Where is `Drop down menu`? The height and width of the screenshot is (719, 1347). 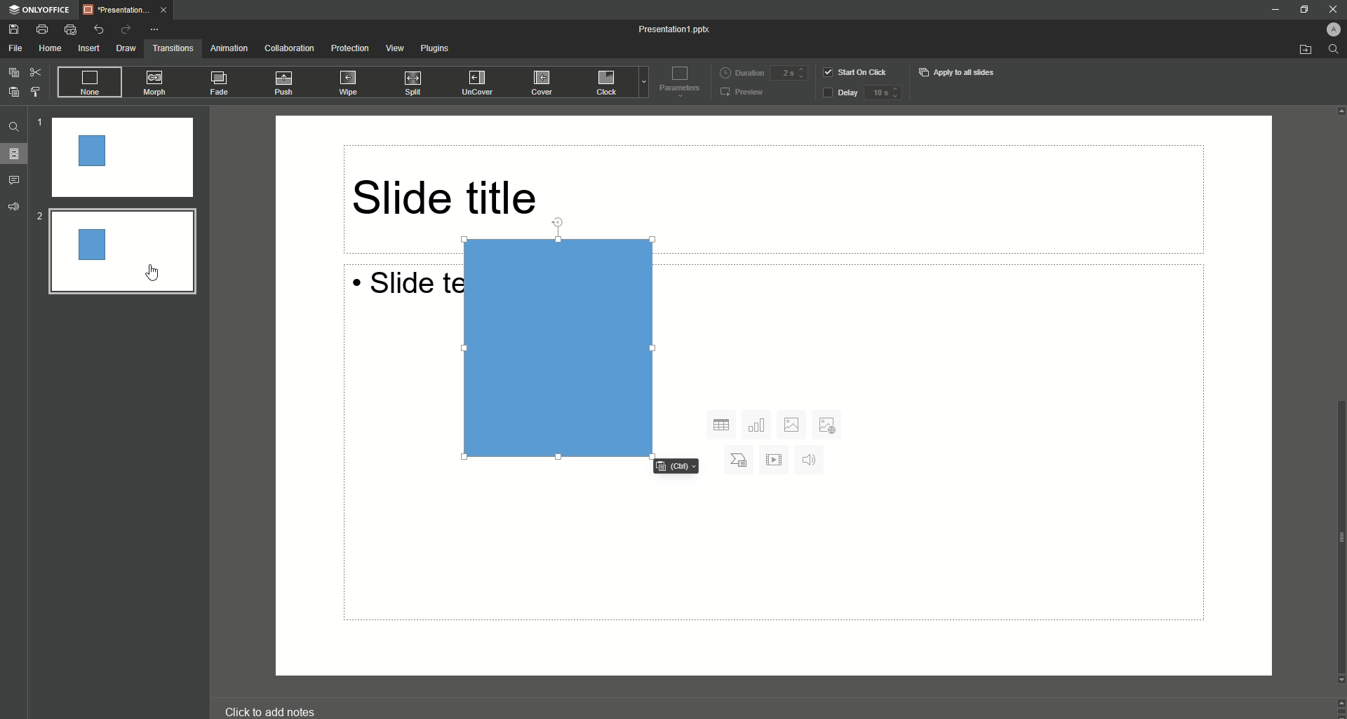
Drop down menu is located at coordinates (641, 83).